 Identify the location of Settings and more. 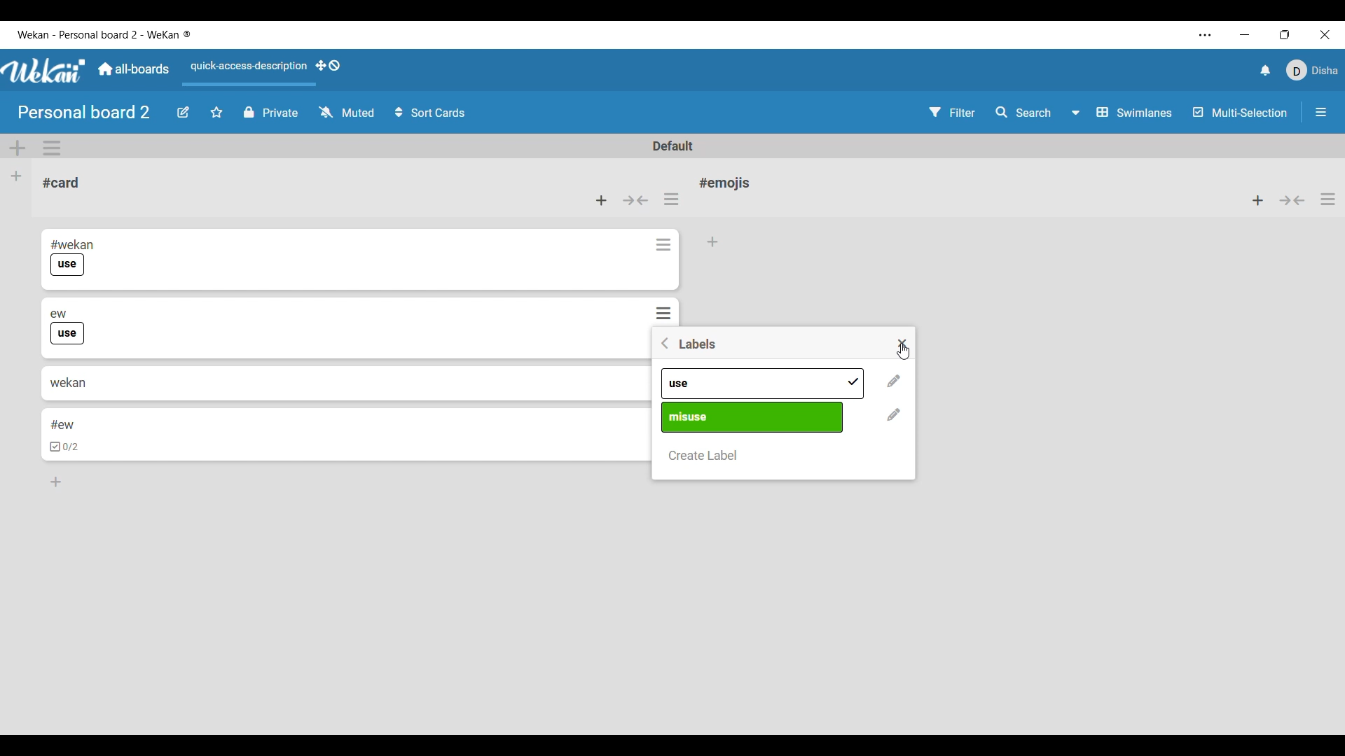
(1206, 35).